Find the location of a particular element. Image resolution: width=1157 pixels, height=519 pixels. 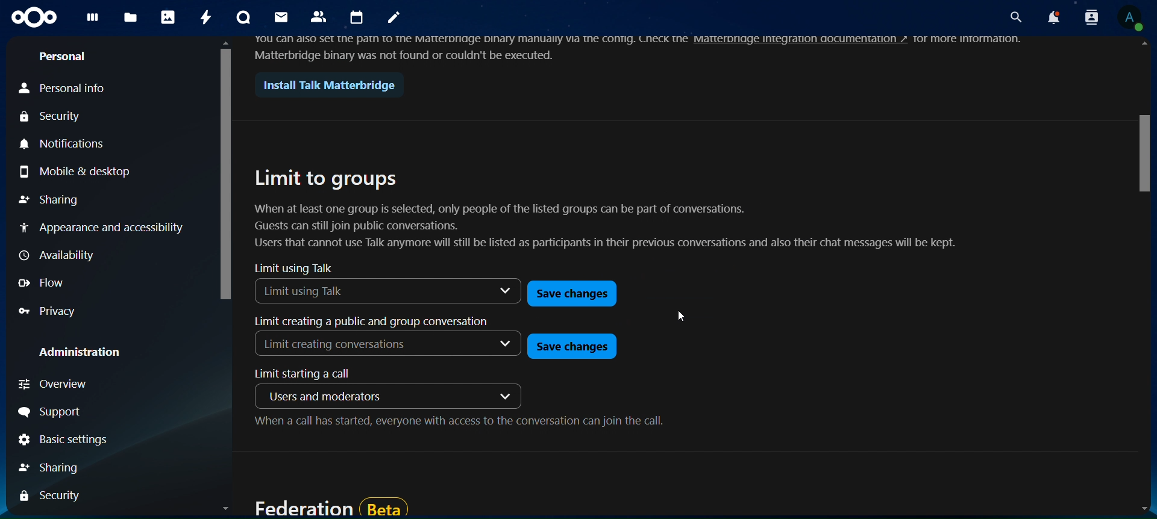

install talk matterbridge is located at coordinates (324, 85).